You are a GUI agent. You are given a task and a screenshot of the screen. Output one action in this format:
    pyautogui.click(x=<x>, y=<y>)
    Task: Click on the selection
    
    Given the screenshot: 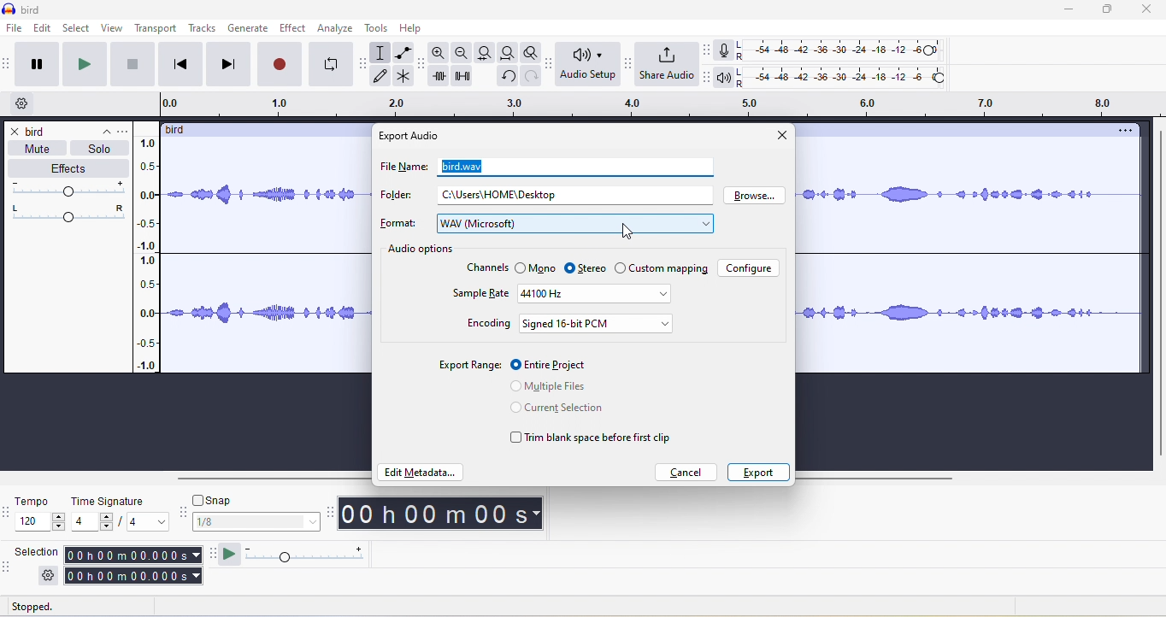 What is the action you would take?
    pyautogui.click(x=37, y=550)
    